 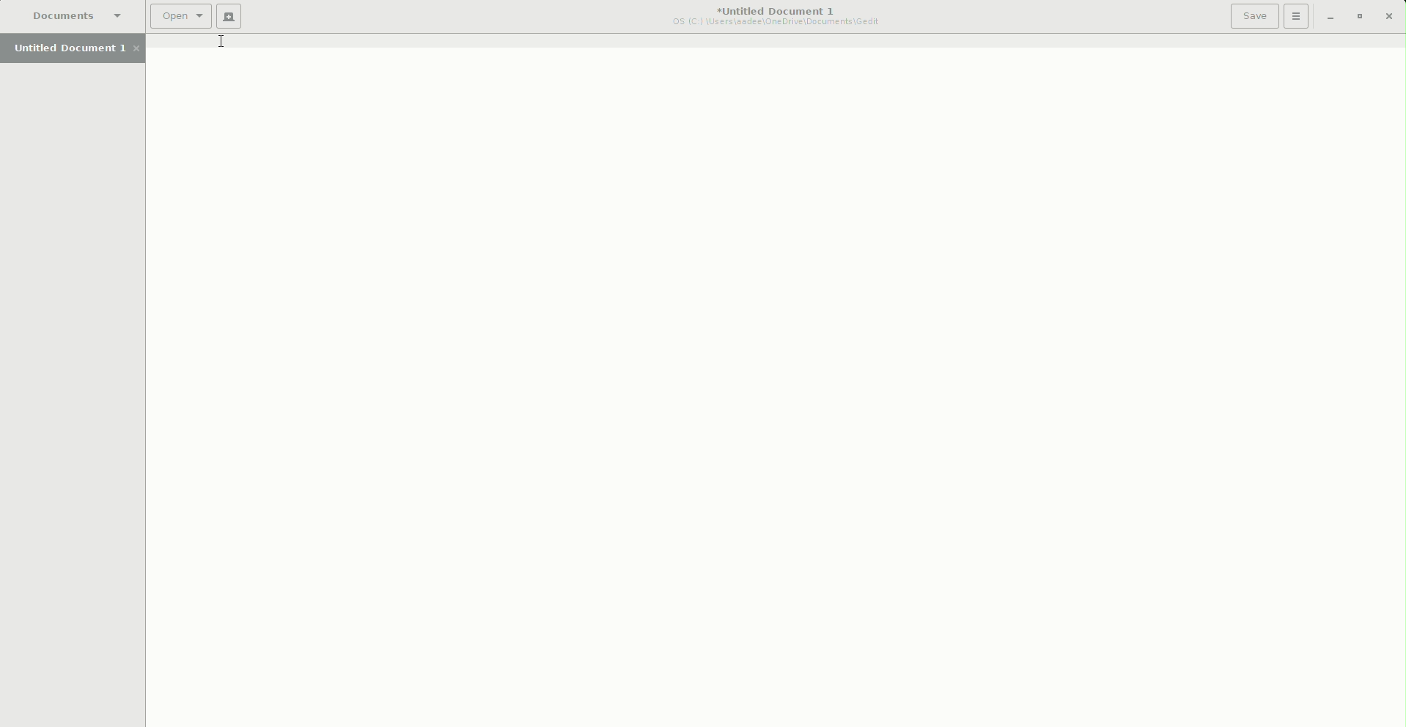 What do you see at coordinates (1296, 16) in the screenshot?
I see `Options` at bounding box center [1296, 16].